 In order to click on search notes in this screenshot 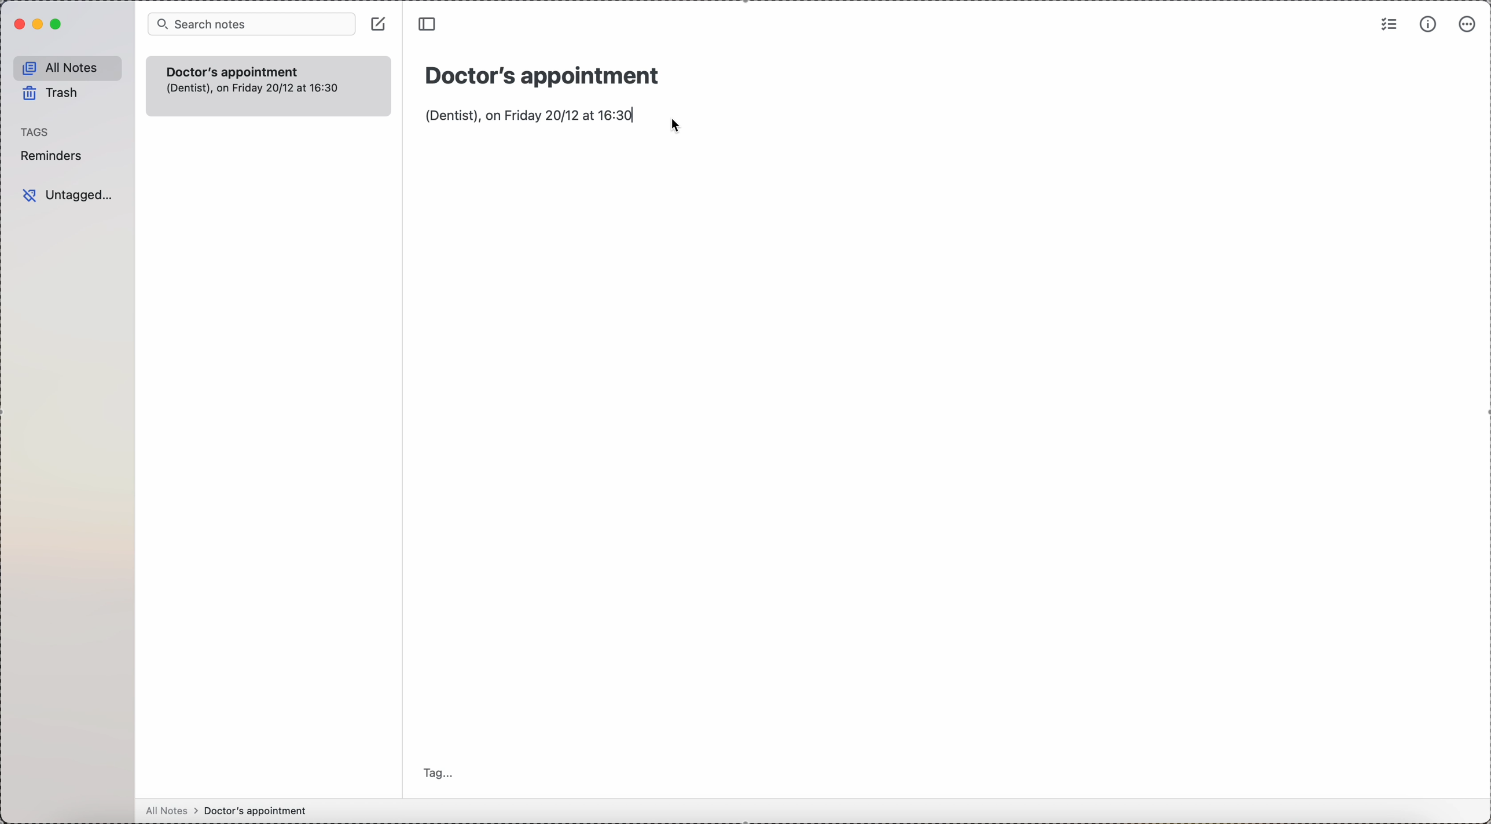, I will do `click(252, 24)`.